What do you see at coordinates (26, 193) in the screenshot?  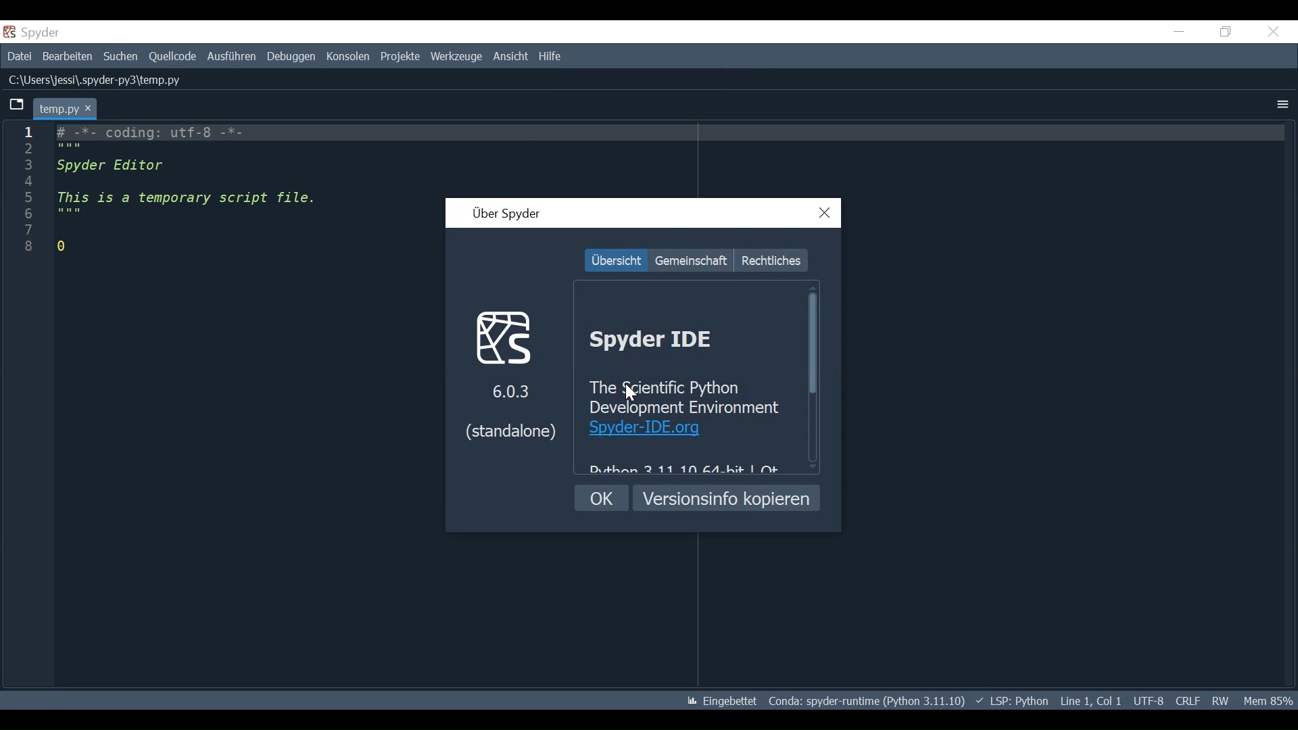 I see `line numbers` at bounding box center [26, 193].